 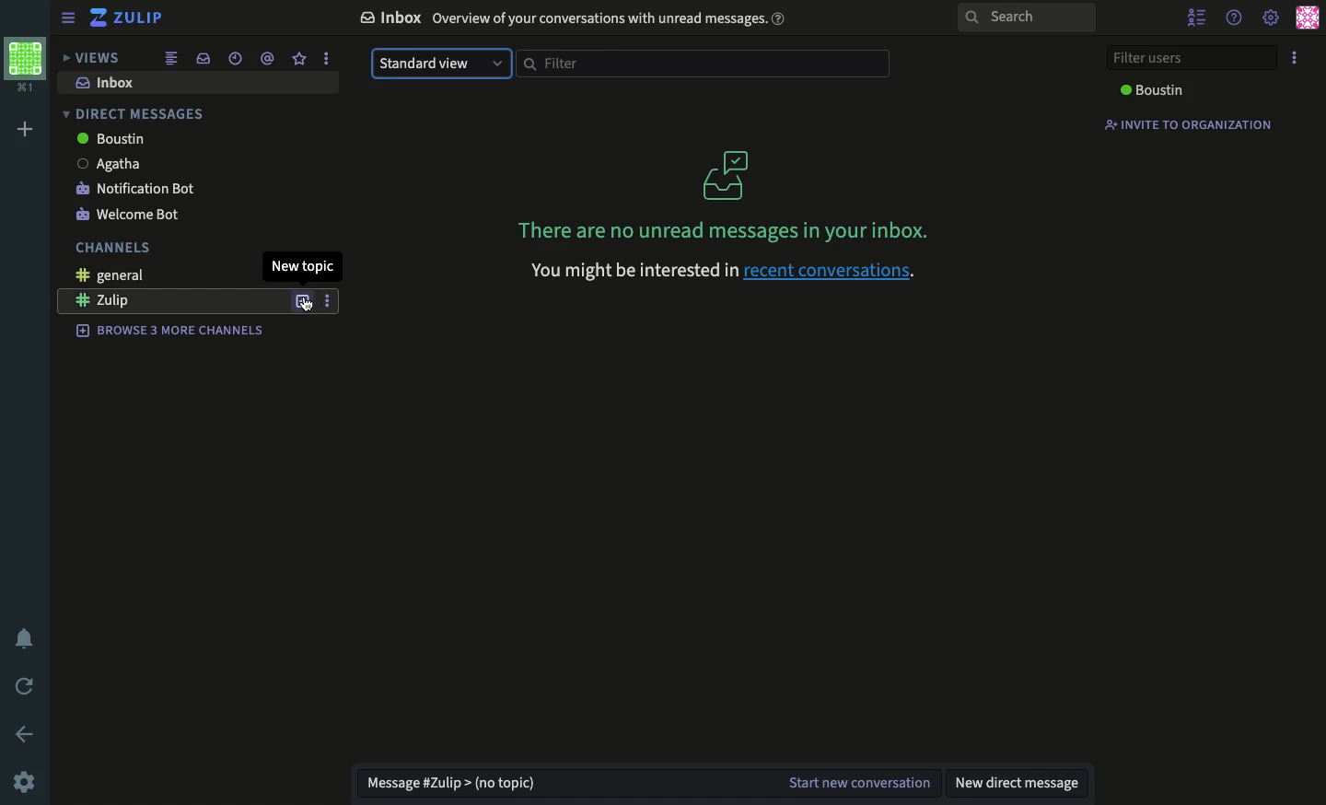 What do you see at coordinates (134, 189) in the screenshot?
I see `notification bot` at bounding box center [134, 189].